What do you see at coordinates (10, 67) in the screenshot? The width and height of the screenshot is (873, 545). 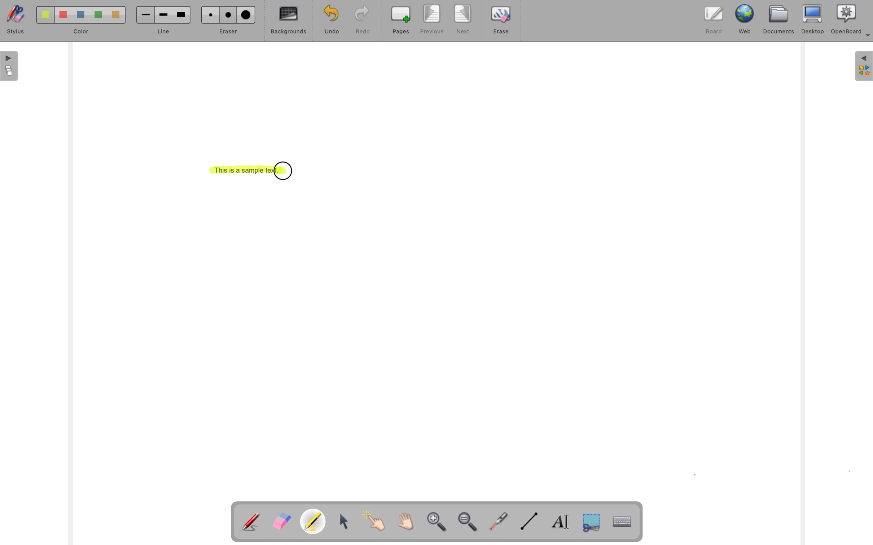 I see `The flatplan (left panel)` at bounding box center [10, 67].